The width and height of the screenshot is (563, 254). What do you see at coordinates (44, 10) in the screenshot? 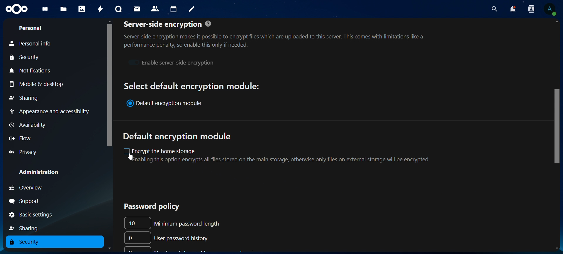
I see `dashboard` at bounding box center [44, 10].